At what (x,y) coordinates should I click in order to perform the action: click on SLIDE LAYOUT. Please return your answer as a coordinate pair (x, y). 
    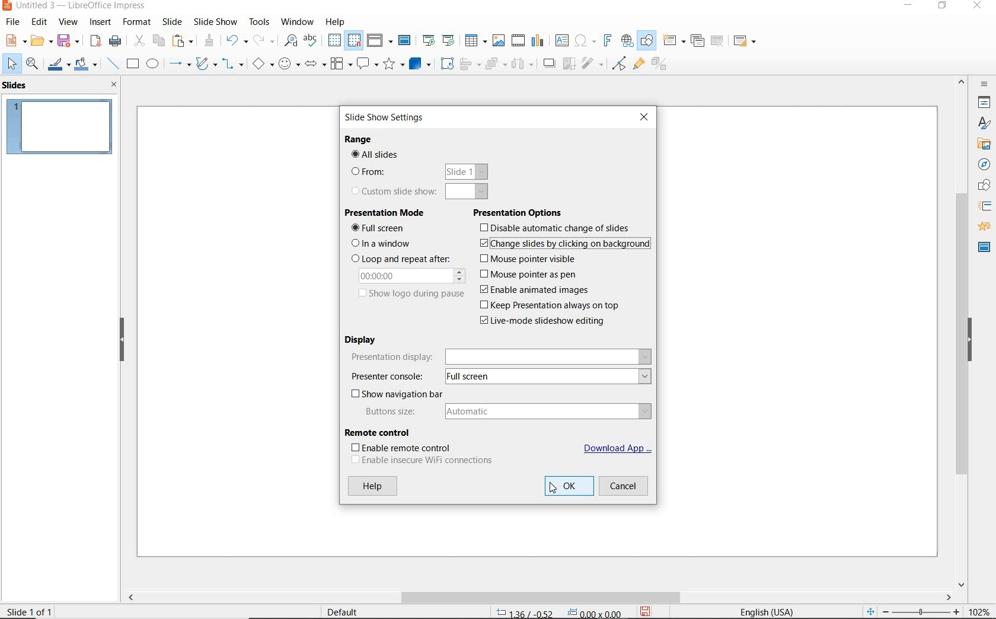
    Looking at the image, I should click on (744, 40).